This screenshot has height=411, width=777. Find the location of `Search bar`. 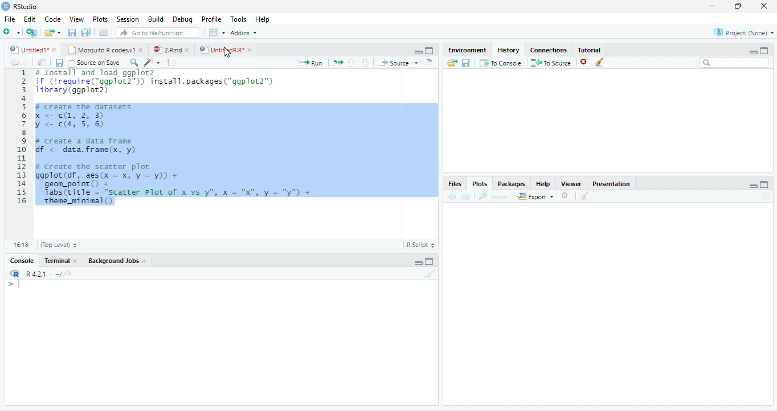

Search bar is located at coordinates (734, 63).